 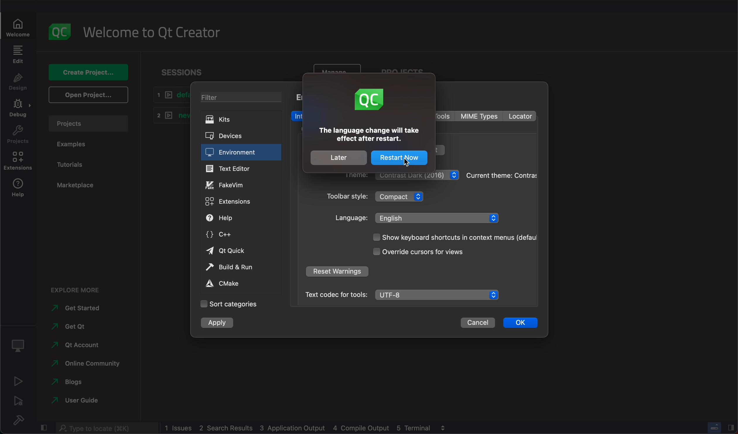 What do you see at coordinates (353, 177) in the screenshot?
I see `theme` at bounding box center [353, 177].